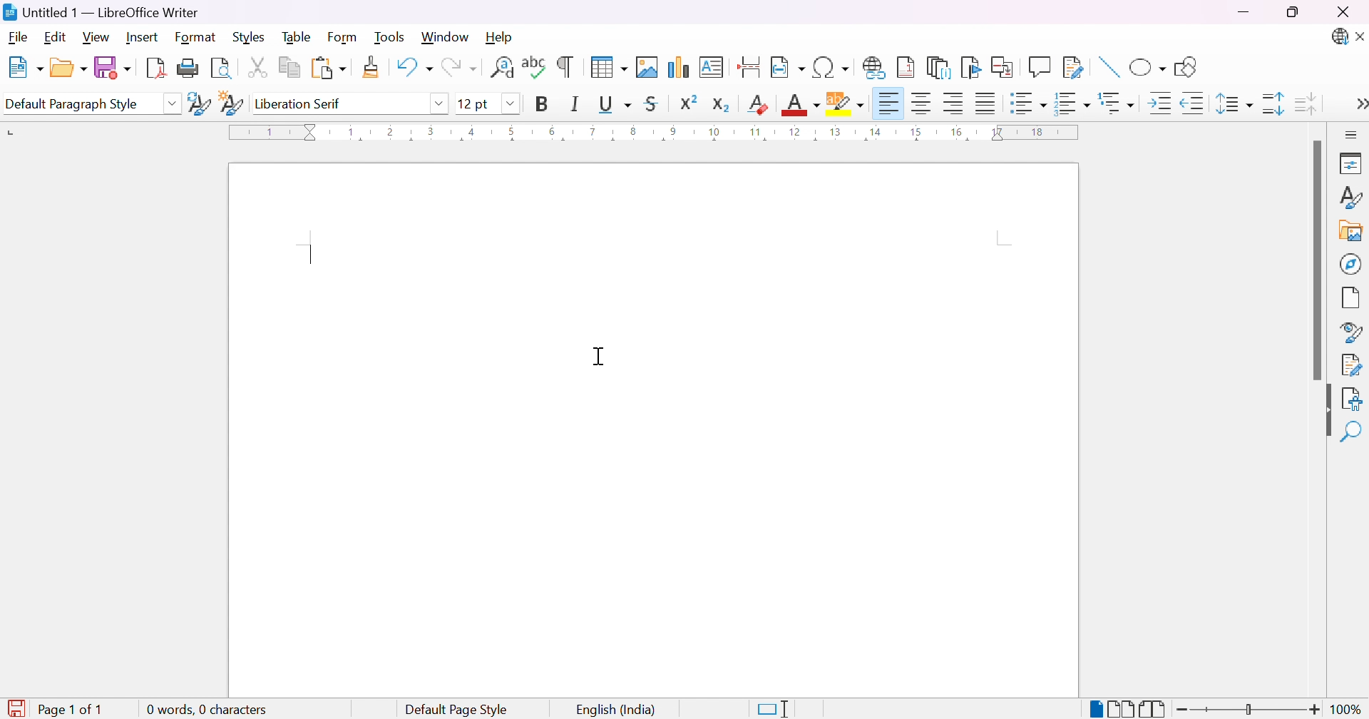  Describe the element at coordinates (310, 252) in the screenshot. I see `Typing cursor` at that location.